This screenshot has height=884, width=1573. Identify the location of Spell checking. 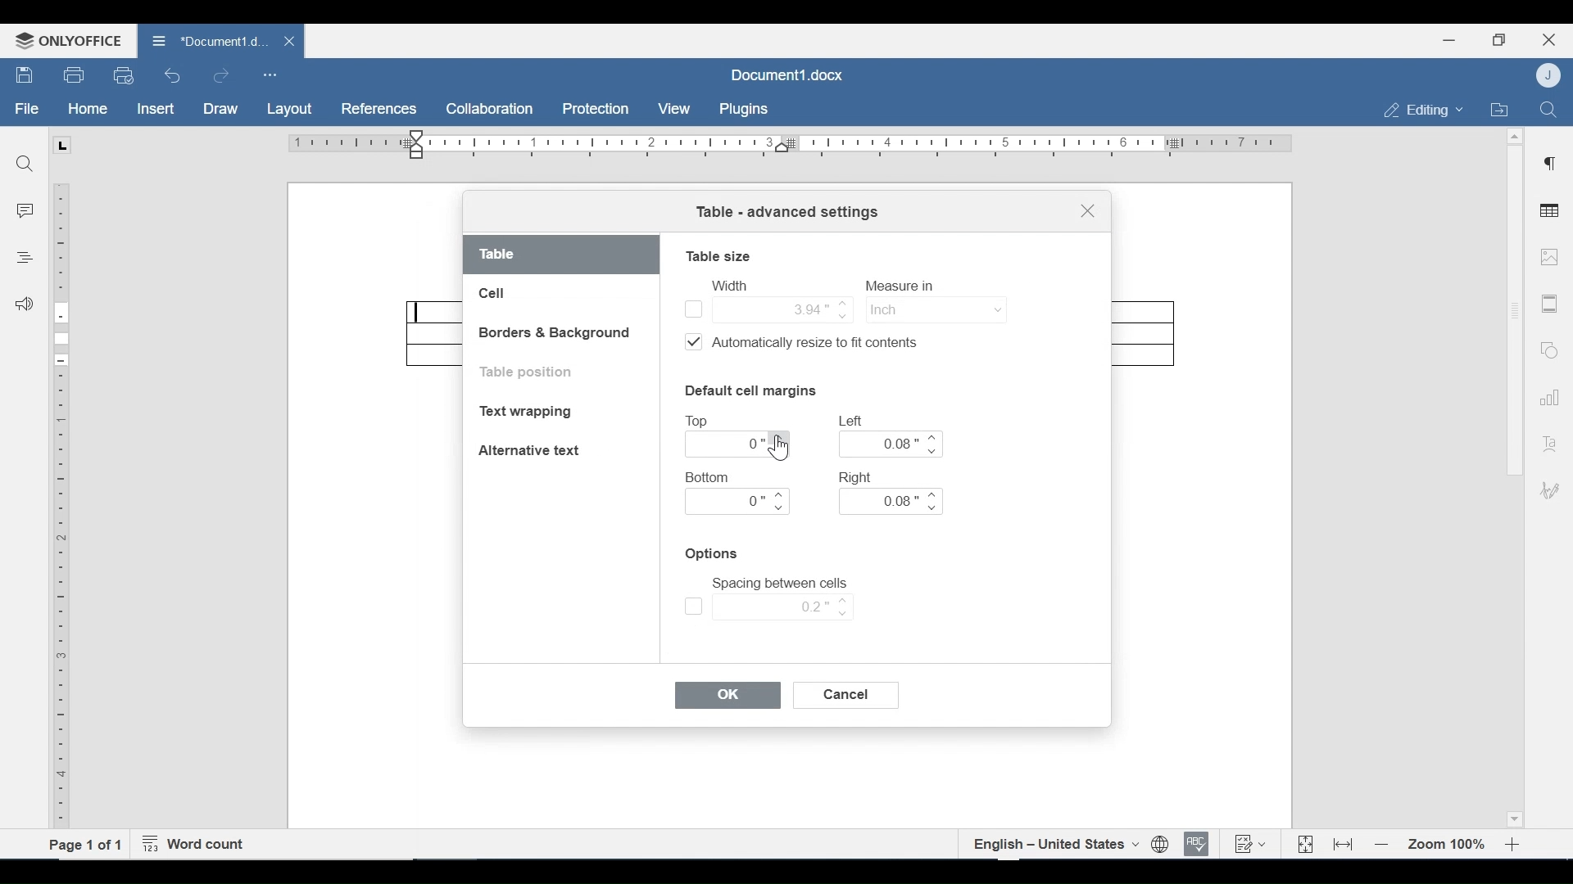
(1197, 844).